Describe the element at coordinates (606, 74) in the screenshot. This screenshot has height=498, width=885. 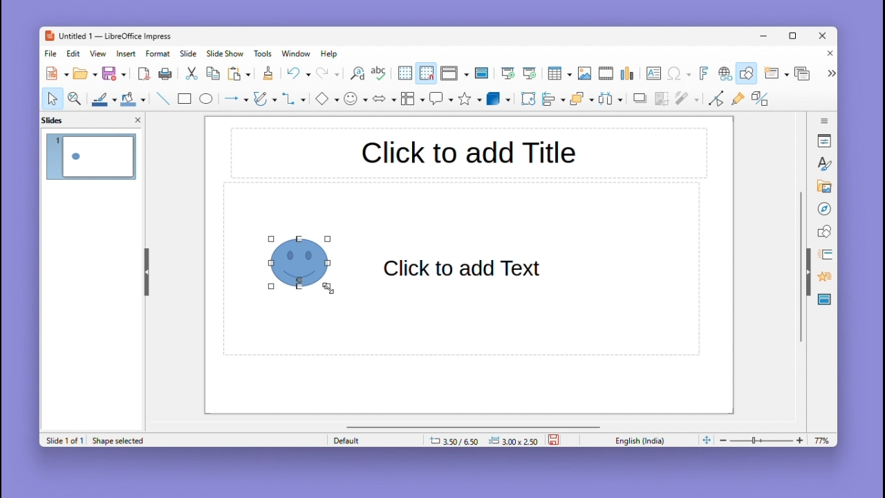
I see `Video` at that location.